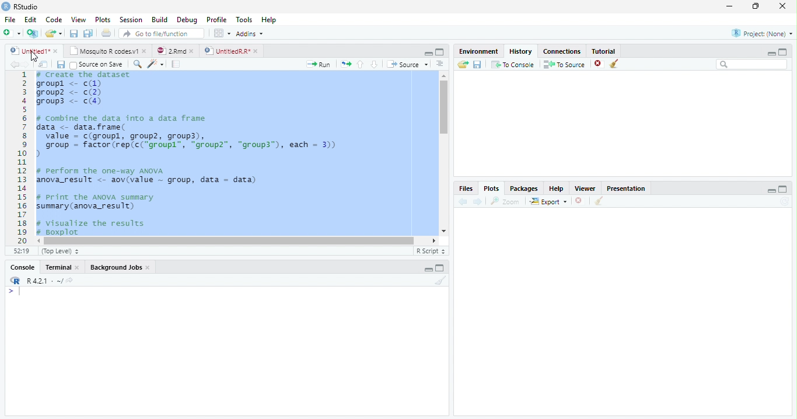  I want to click on Save All open documents, so click(88, 33).